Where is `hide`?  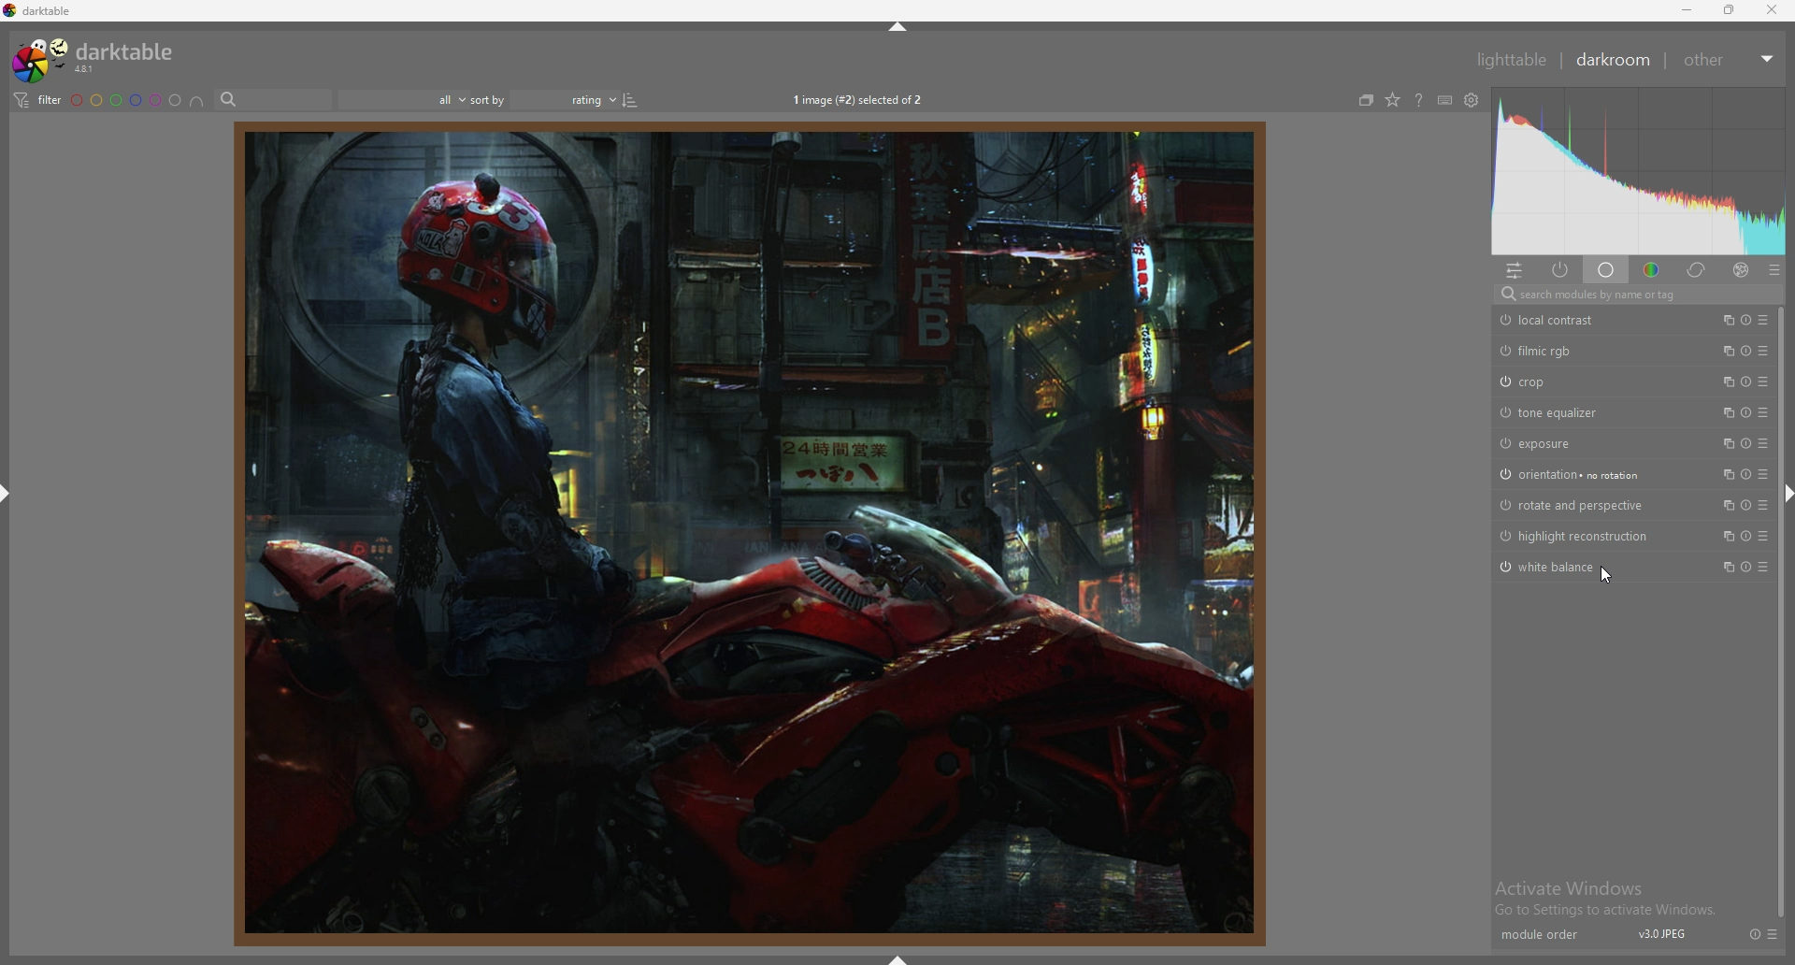
hide is located at coordinates (926, 958).